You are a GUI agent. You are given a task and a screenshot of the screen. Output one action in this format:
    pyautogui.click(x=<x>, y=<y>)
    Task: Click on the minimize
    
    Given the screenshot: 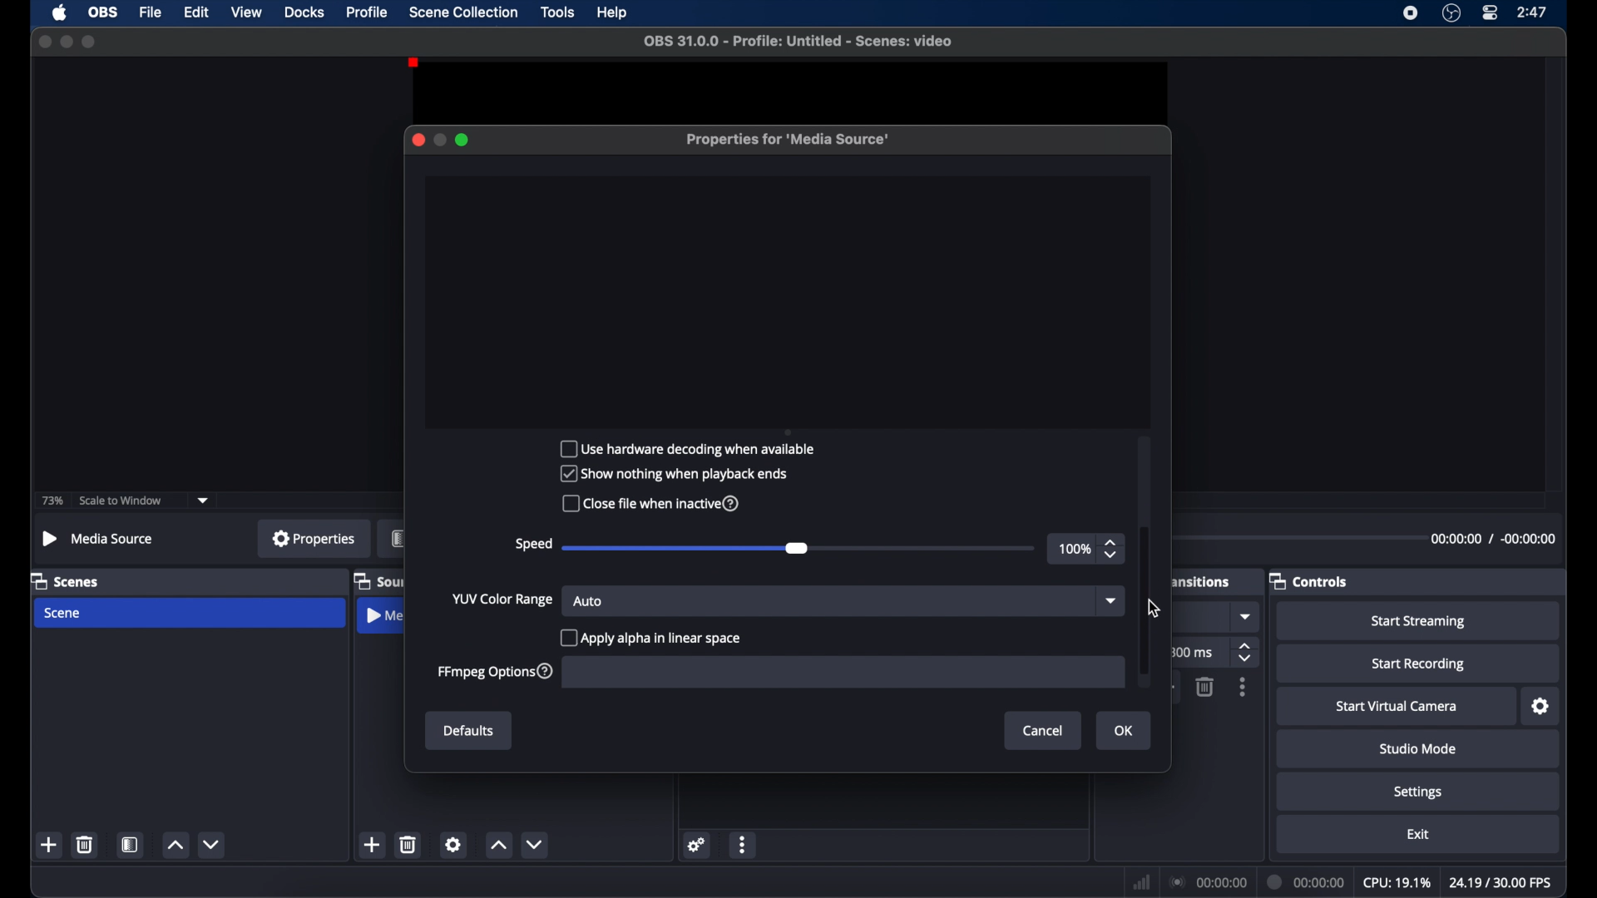 What is the action you would take?
    pyautogui.click(x=65, y=42)
    